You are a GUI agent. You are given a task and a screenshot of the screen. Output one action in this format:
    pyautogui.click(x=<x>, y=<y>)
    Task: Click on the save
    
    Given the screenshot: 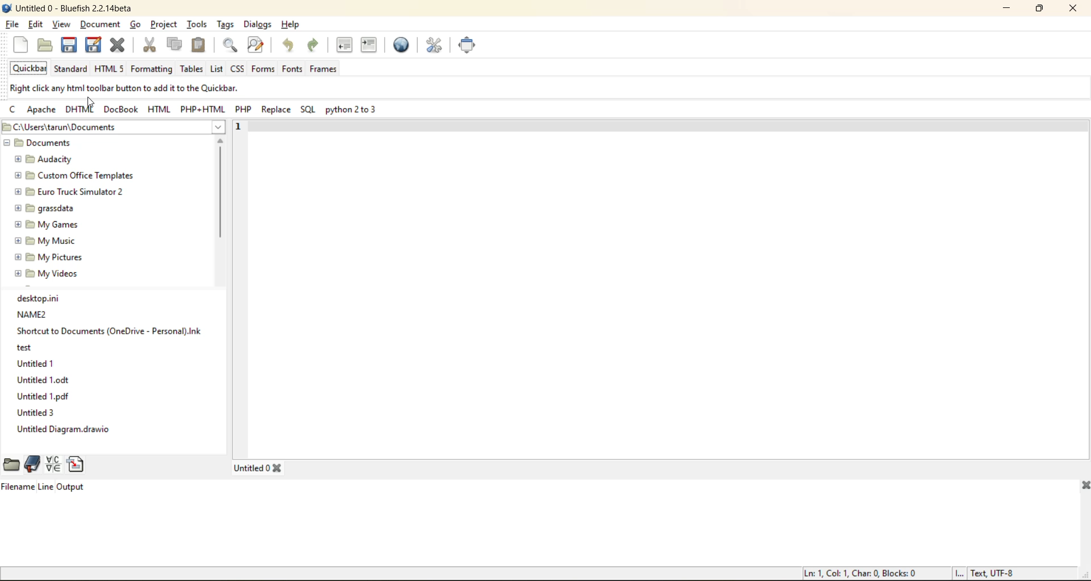 What is the action you would take?
    pyautogui.click(x=70, y=44)
    